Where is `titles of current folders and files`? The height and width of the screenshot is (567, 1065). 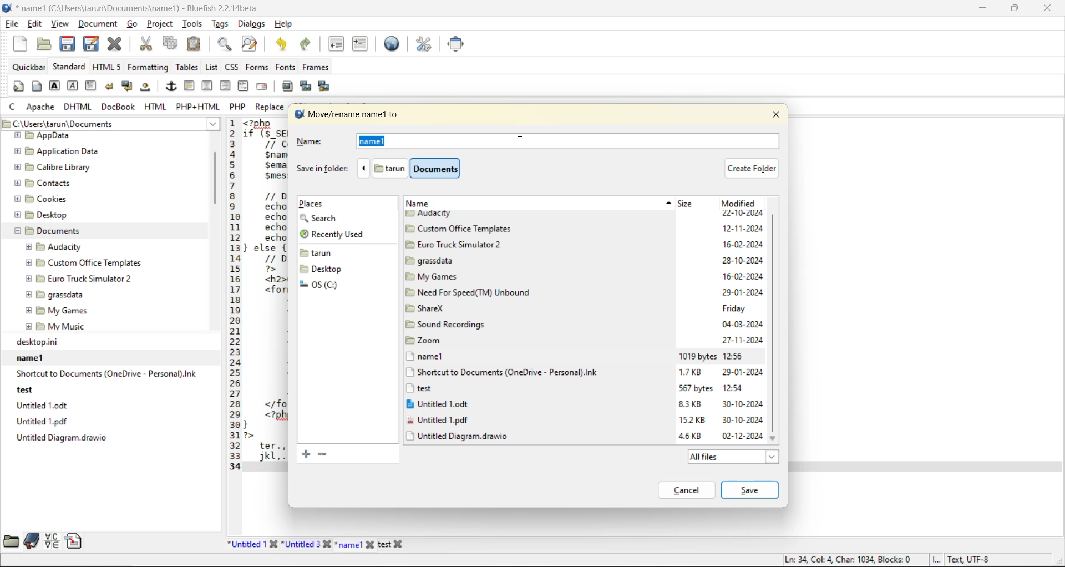
titles of current folders and files is located at coordinates (523, 327).